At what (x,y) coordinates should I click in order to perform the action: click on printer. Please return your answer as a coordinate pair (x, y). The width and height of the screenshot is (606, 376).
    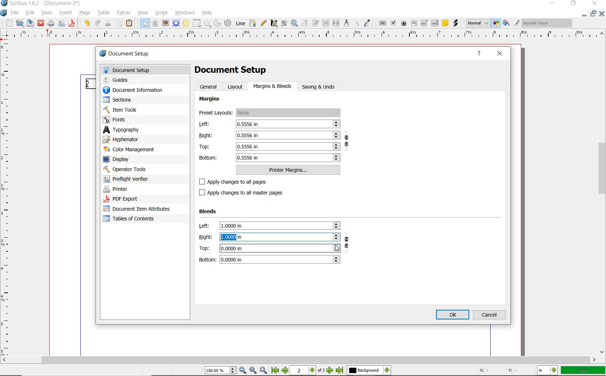
    Looking at the image, I should click on (117, 189).